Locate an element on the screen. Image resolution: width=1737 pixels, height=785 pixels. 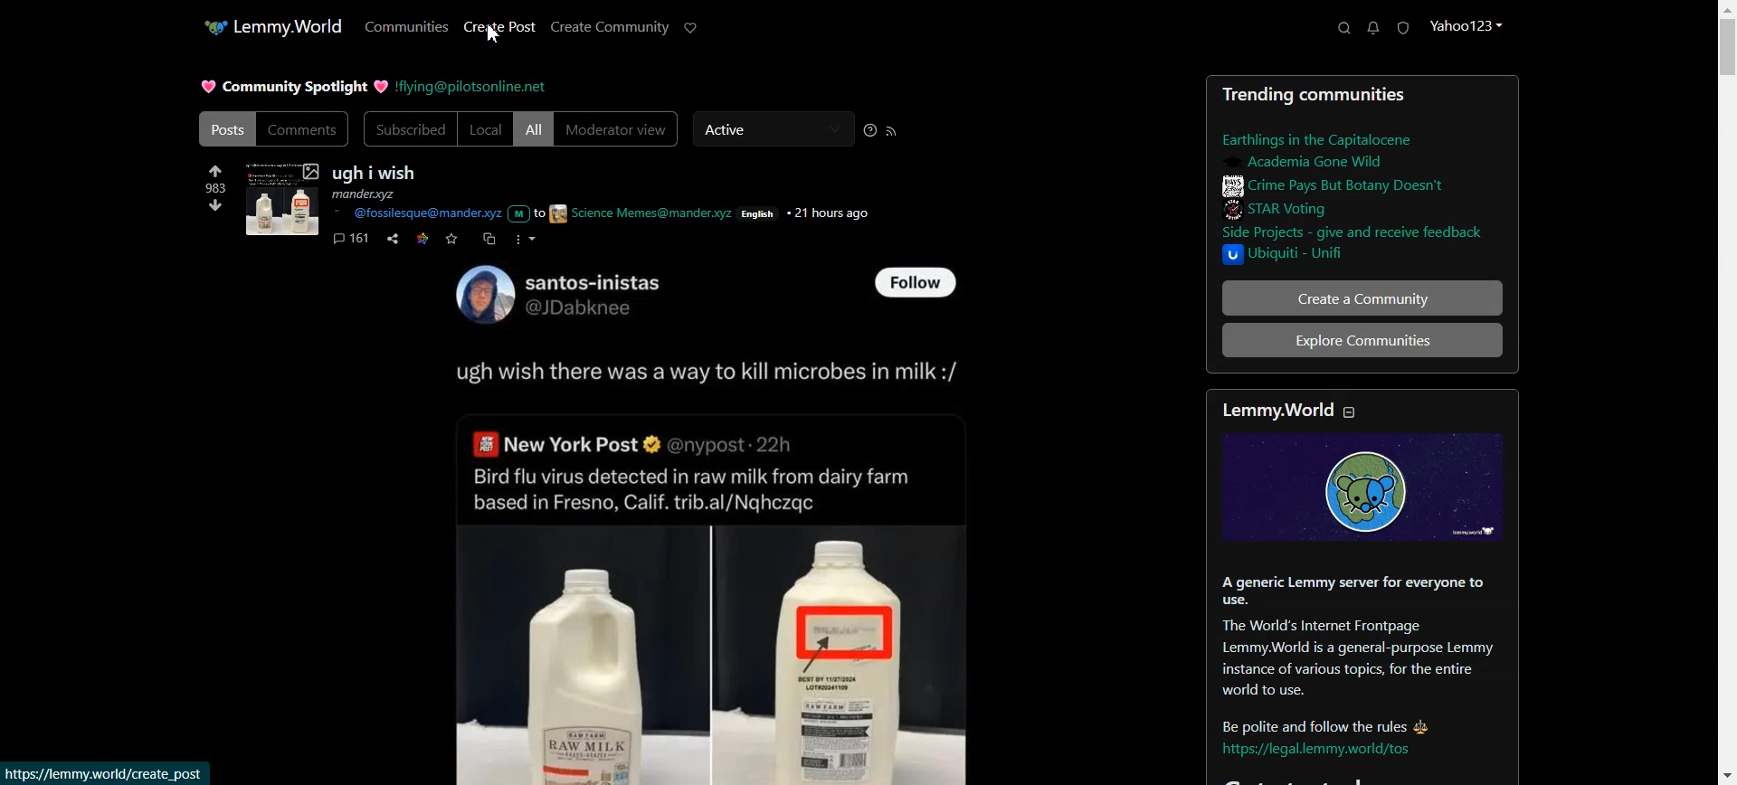
Profile is located at coordinates (1466, 25).